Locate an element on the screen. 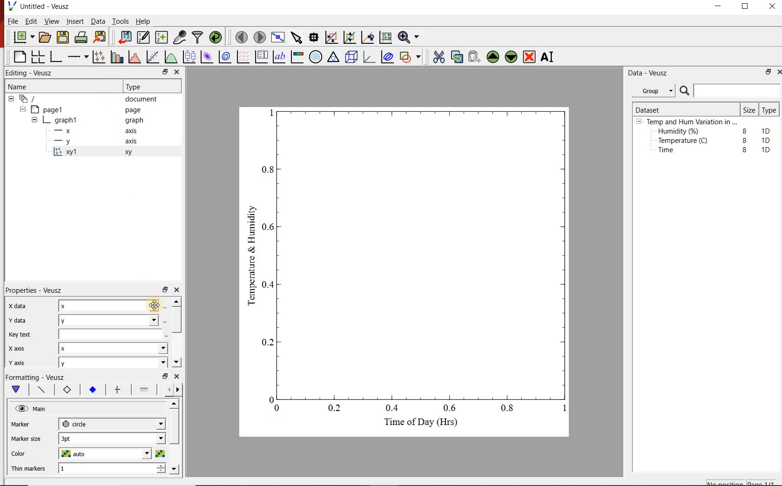 This screenshot has height=486, width=782. graph is located at coordinates (134, 121).